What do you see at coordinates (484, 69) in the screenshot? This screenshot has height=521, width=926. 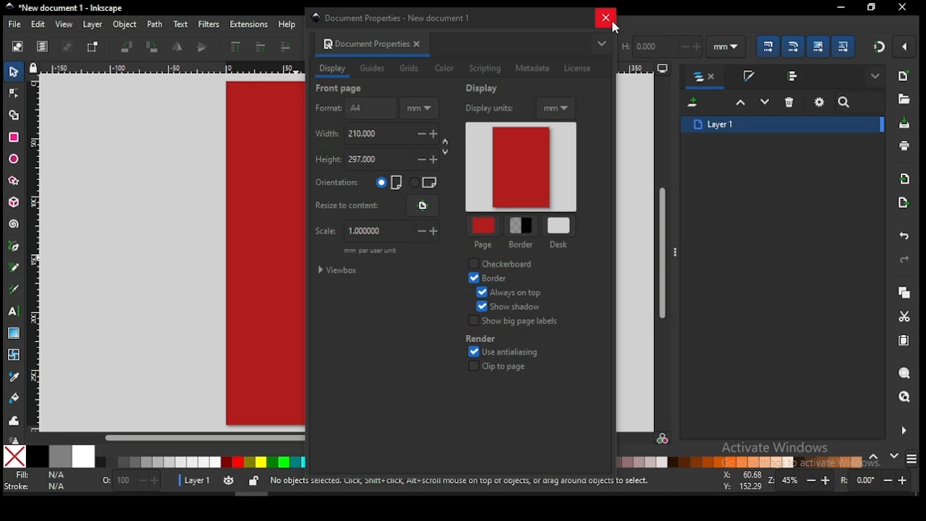 I see `scripting` at bounding box center [484, 69].